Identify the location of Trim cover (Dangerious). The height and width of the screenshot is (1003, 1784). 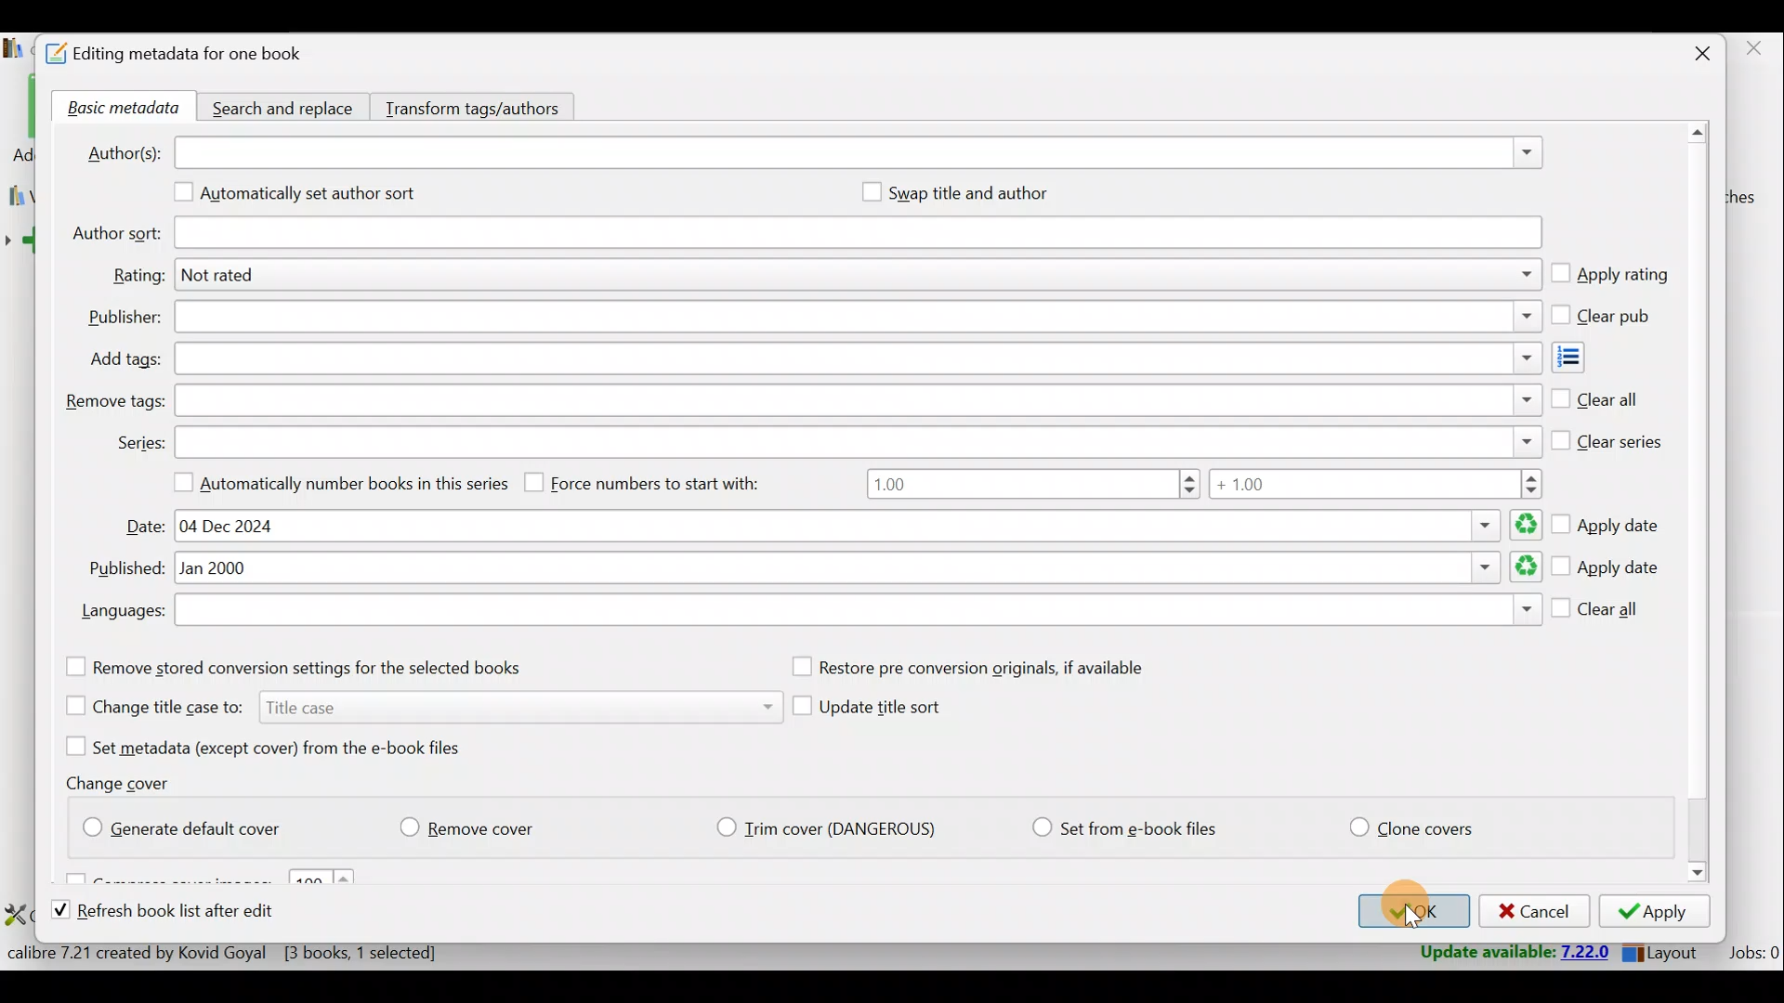
(832, 830).